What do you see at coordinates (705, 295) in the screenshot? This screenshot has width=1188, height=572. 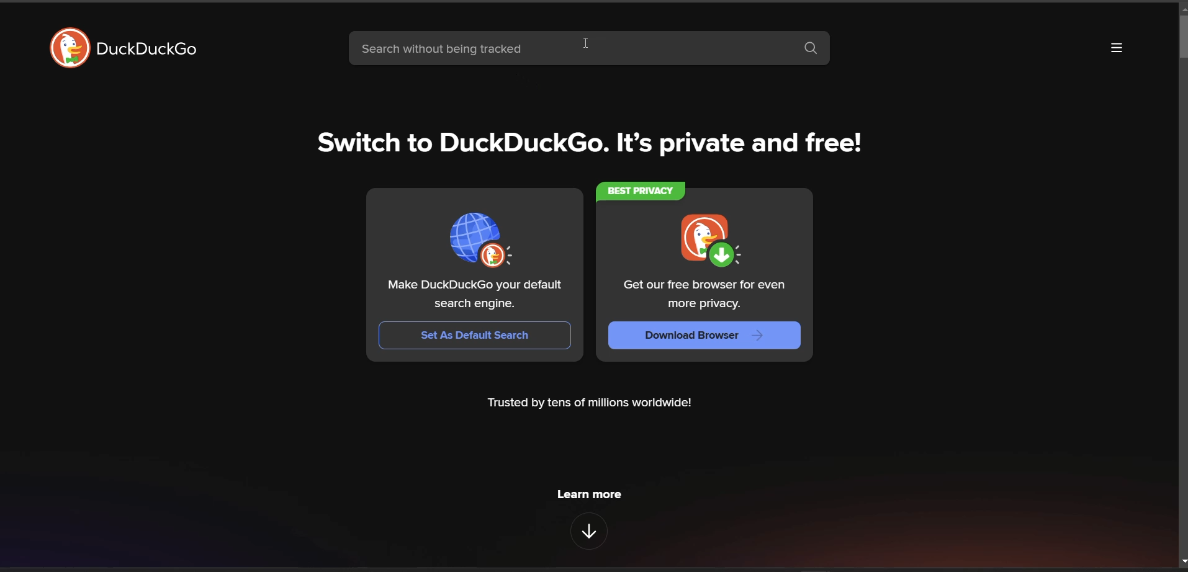 I see `Get our free browser for even more privacy.` at bounding box center [705, 295].